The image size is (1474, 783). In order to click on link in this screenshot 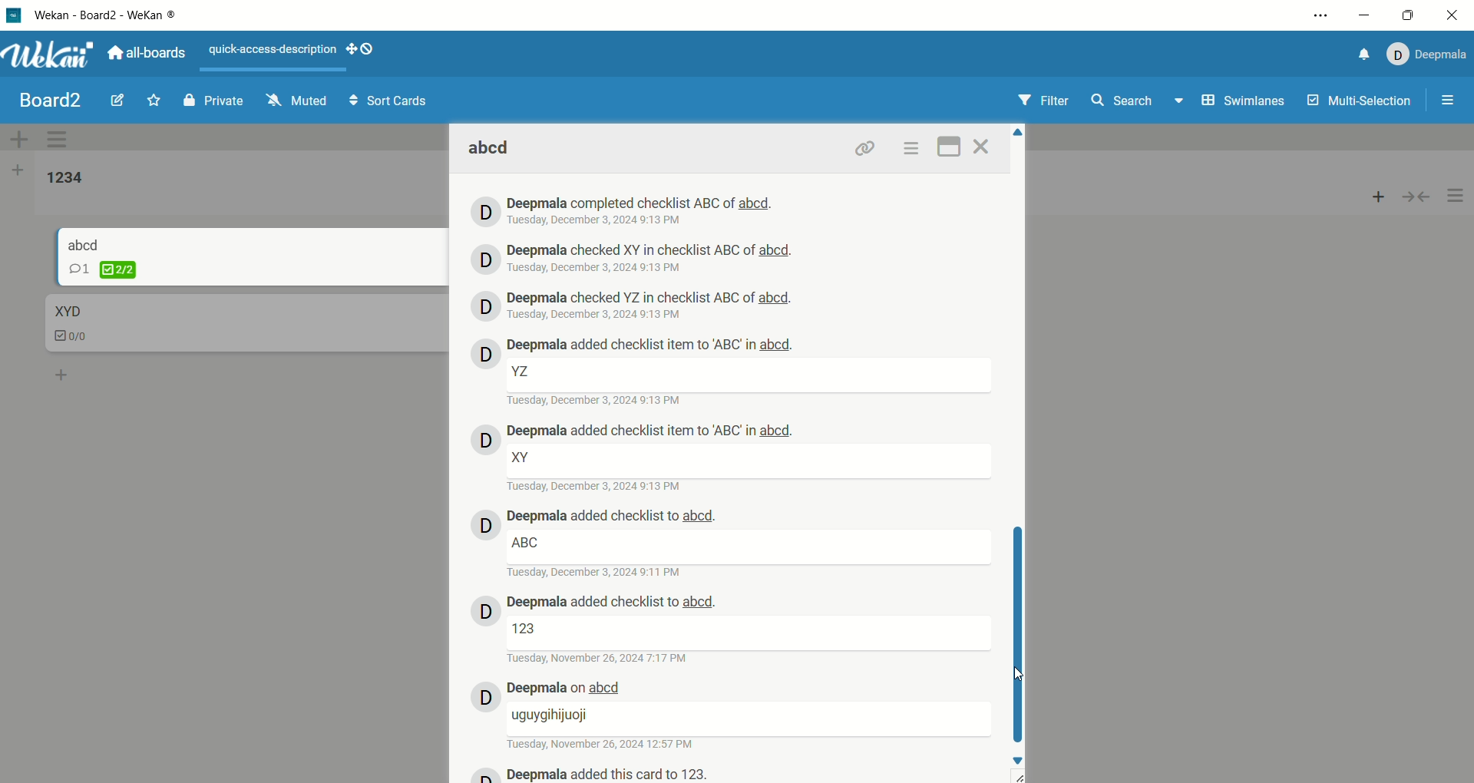, I will do `click(865, 147)`.